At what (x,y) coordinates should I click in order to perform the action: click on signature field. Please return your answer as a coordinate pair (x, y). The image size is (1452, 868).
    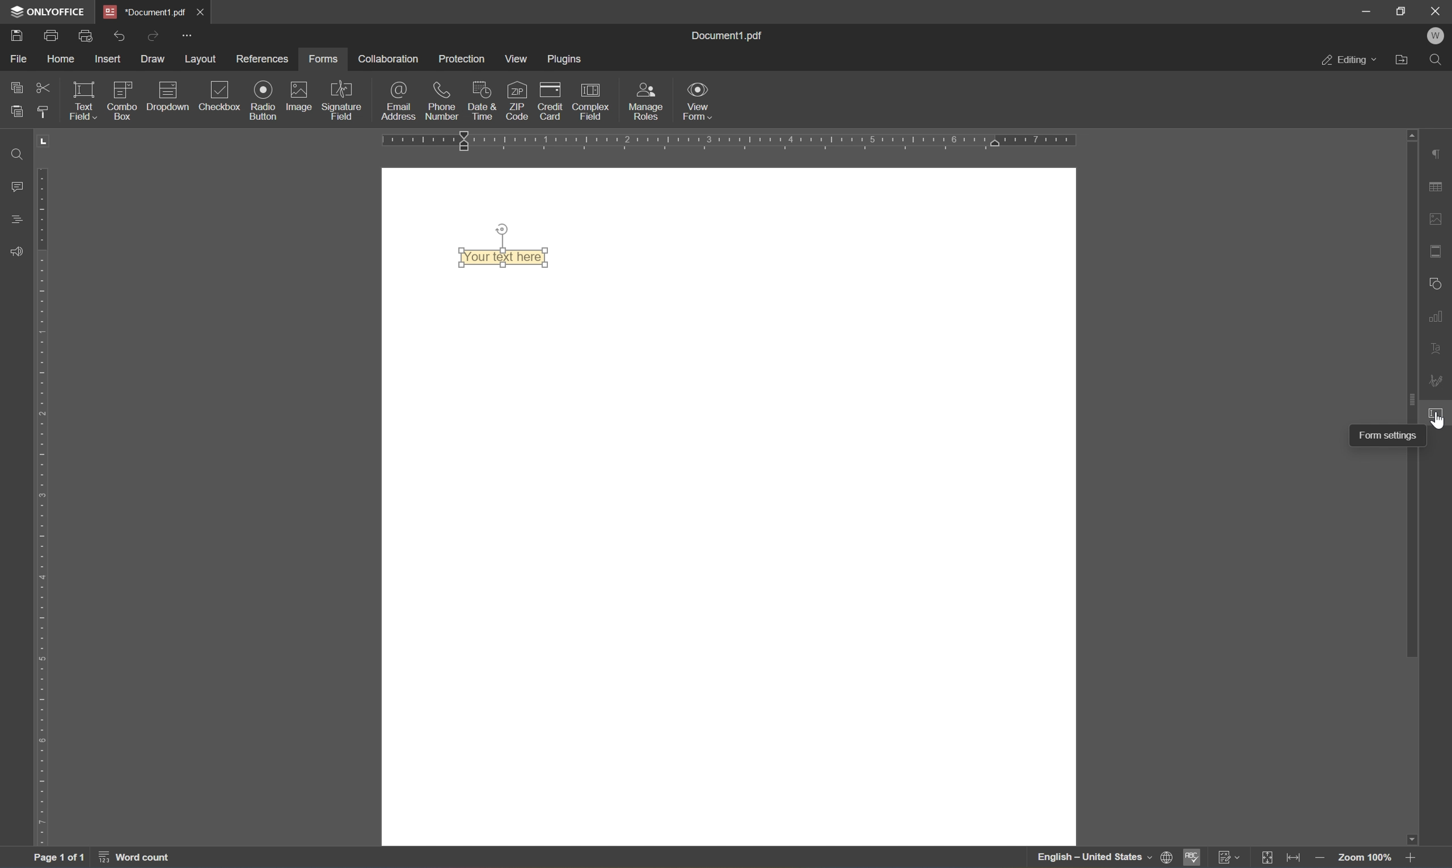
    Looking at the image, I should click on (343, 100).